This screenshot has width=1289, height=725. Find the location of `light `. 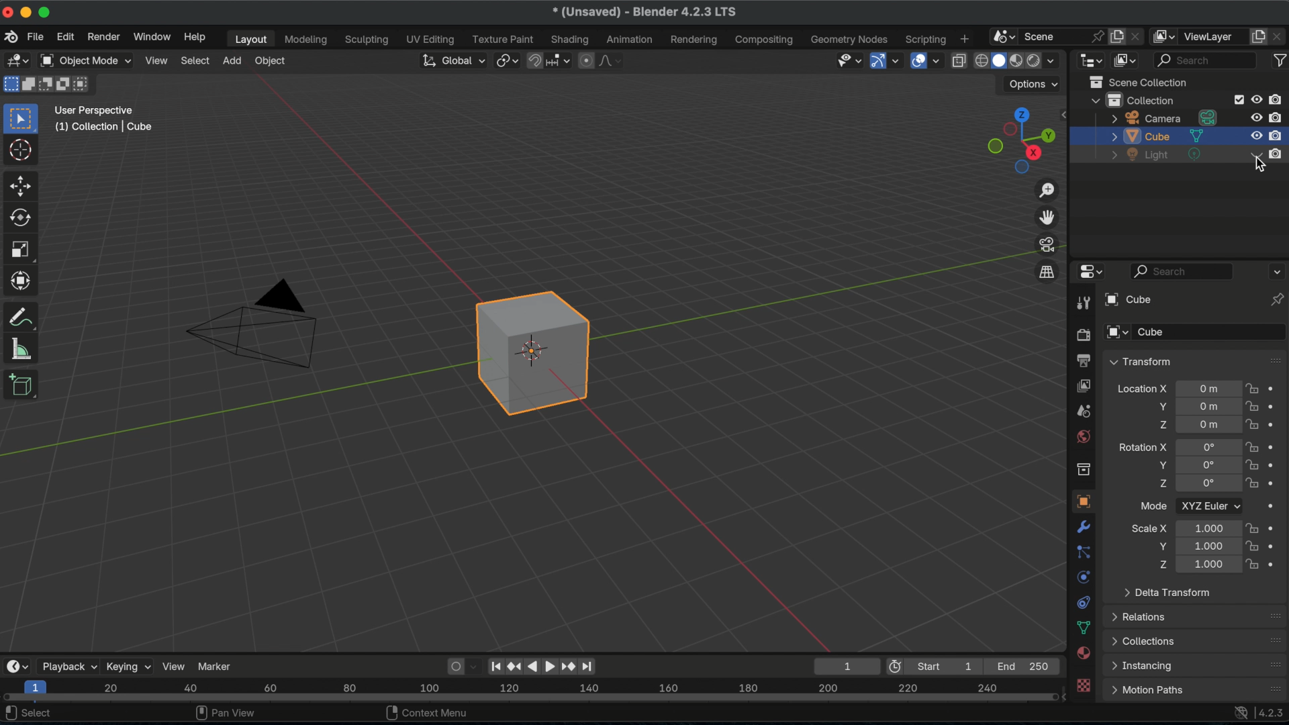

light  is located at coordinates (1155, 156).